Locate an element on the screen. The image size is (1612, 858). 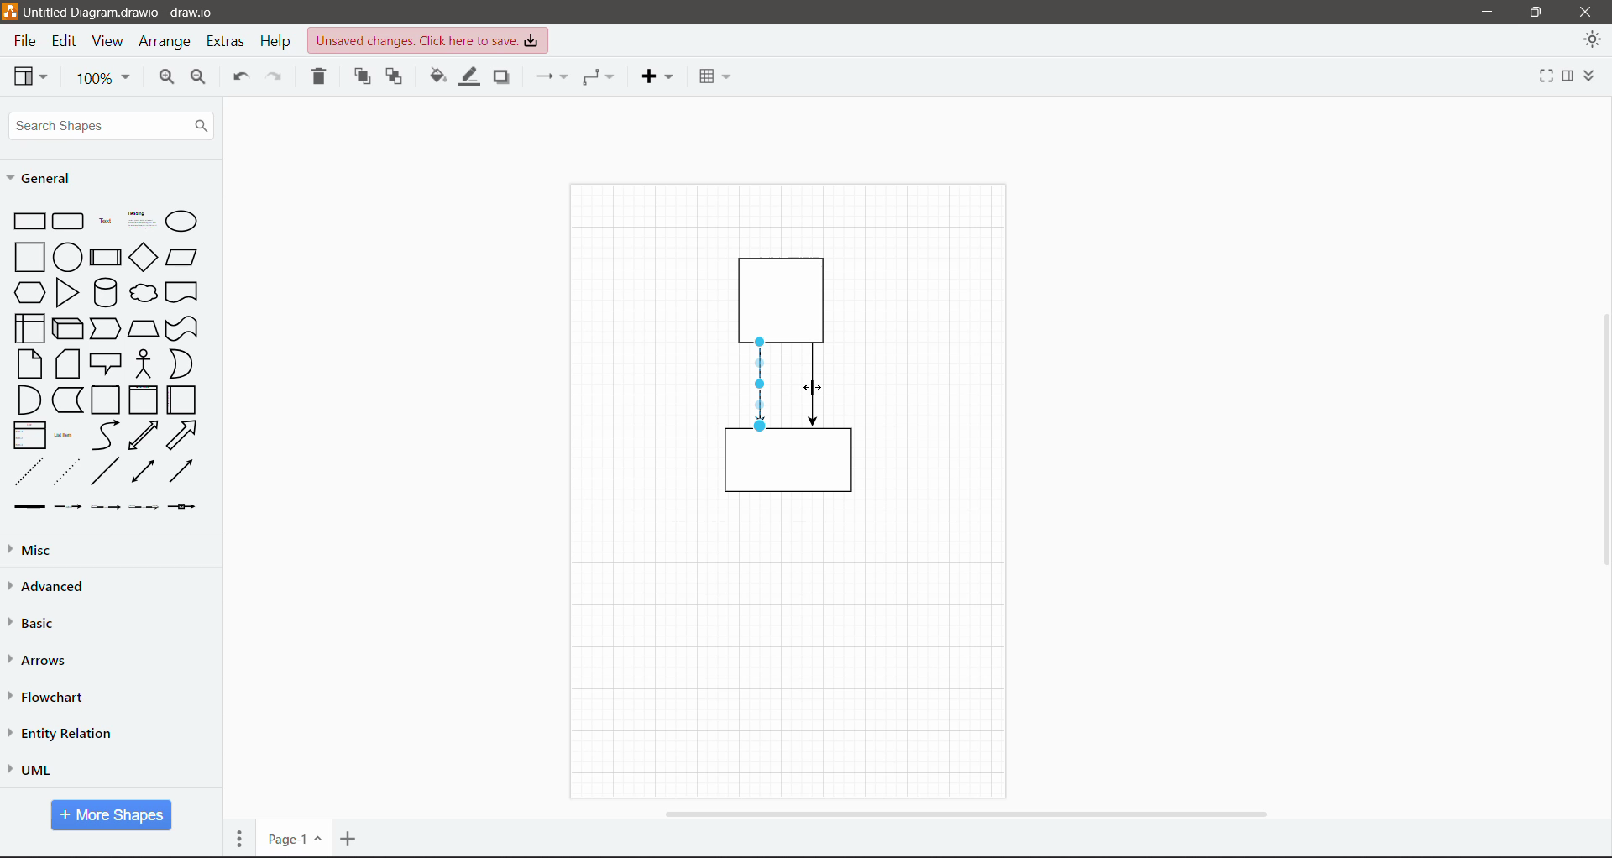
Arrows is located at coordinates (41, 661).